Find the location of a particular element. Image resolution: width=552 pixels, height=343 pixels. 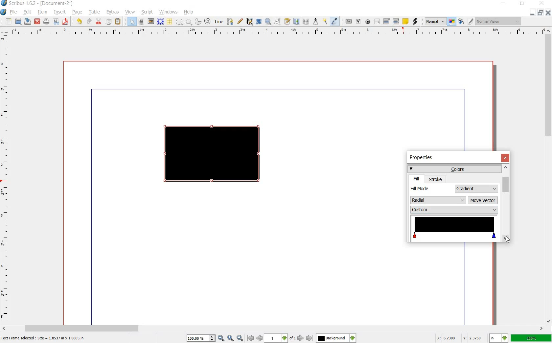

edit contents of frame is located at coordinates (278, 22).